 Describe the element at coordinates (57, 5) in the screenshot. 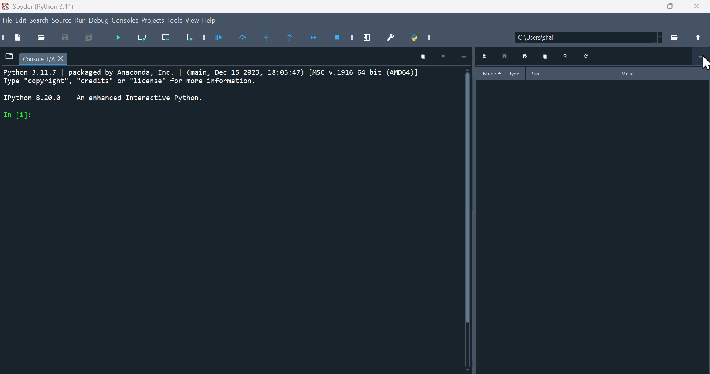

I see `Spyder` at that location.